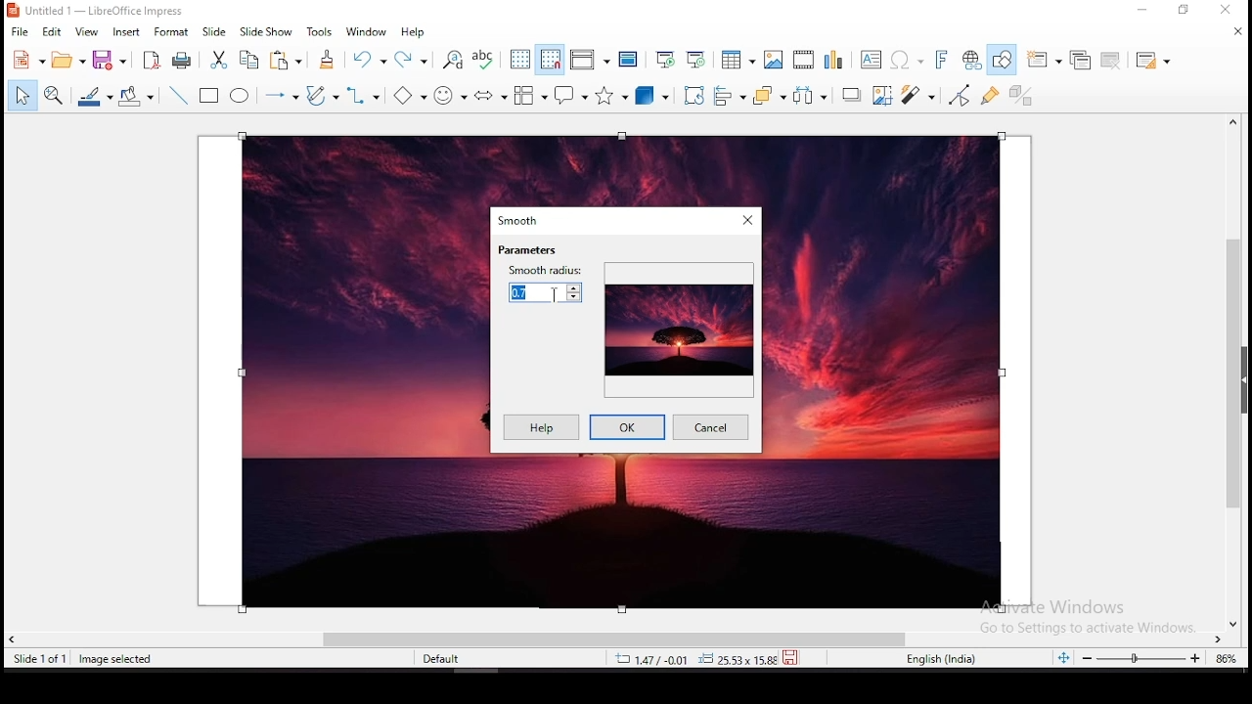 This screenshot has height=704, width=1252. I want to click on export directly as pdf, so click(149, 61).